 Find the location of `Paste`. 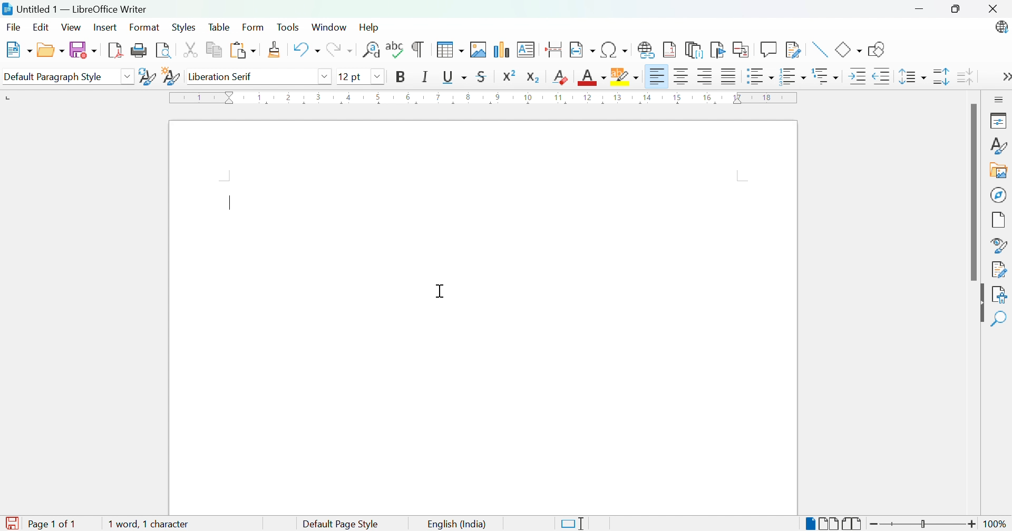

Paste is located at coordinates (242, 49).